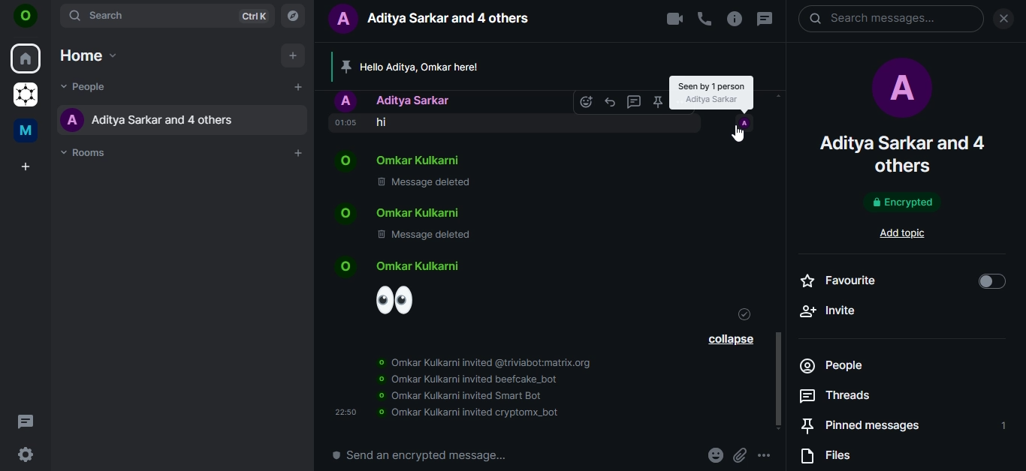 This screenshot has height=471, width=1026. I want to click on people, so click(85, 88).